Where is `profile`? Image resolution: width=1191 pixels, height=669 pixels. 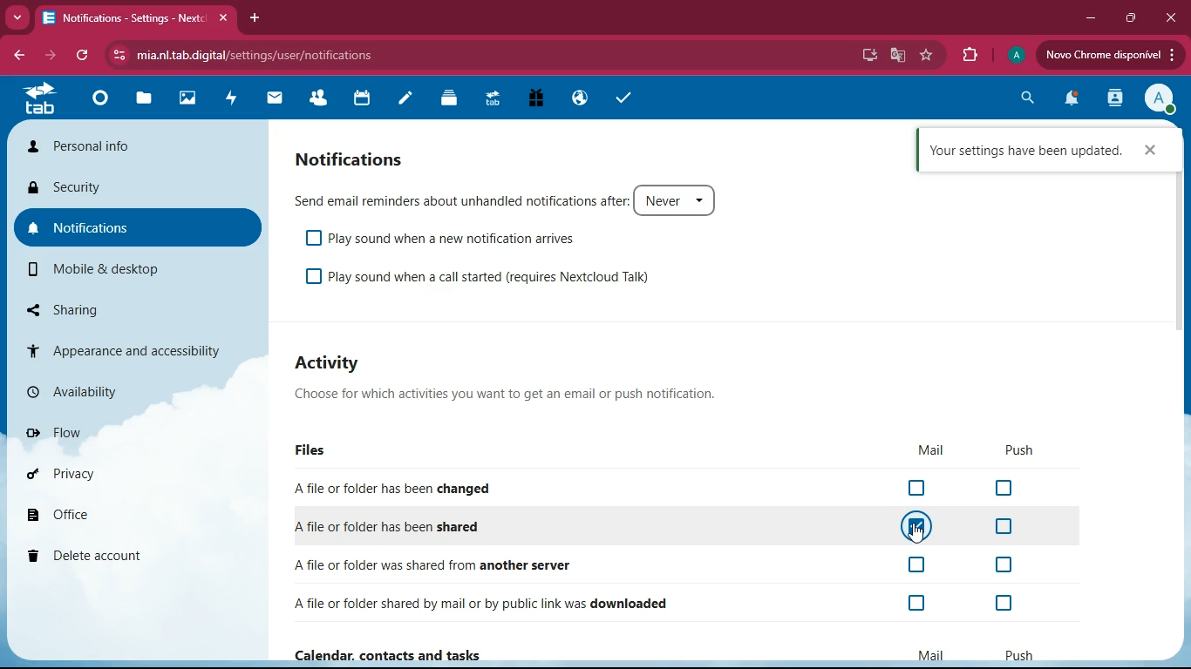
profile is located at coordinates (1018, 54).